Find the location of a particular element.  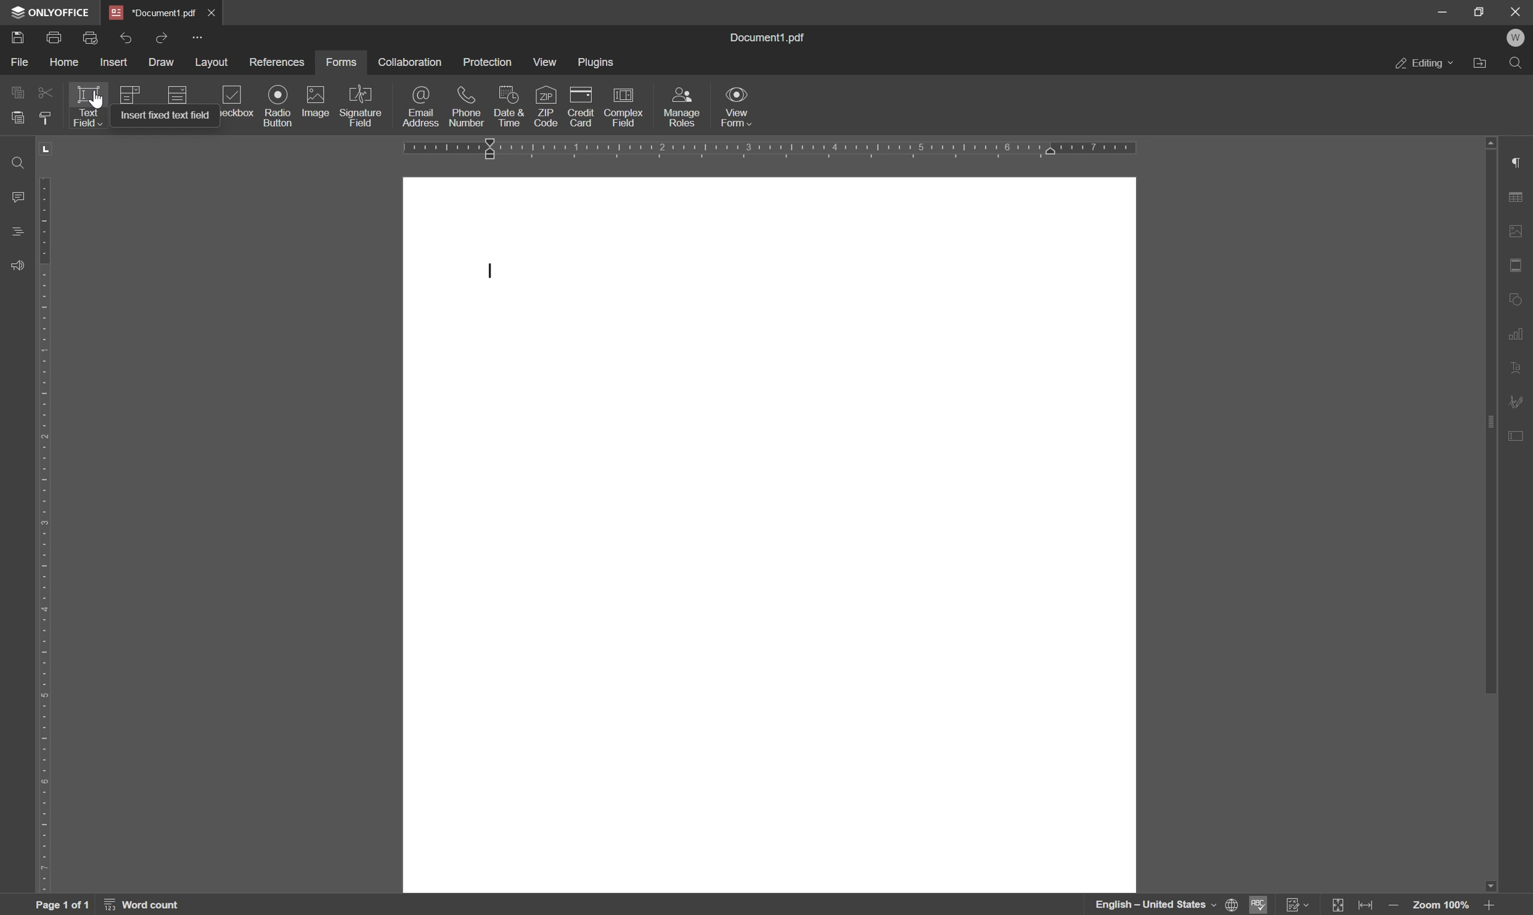

image is located at coordinates (314, 102).